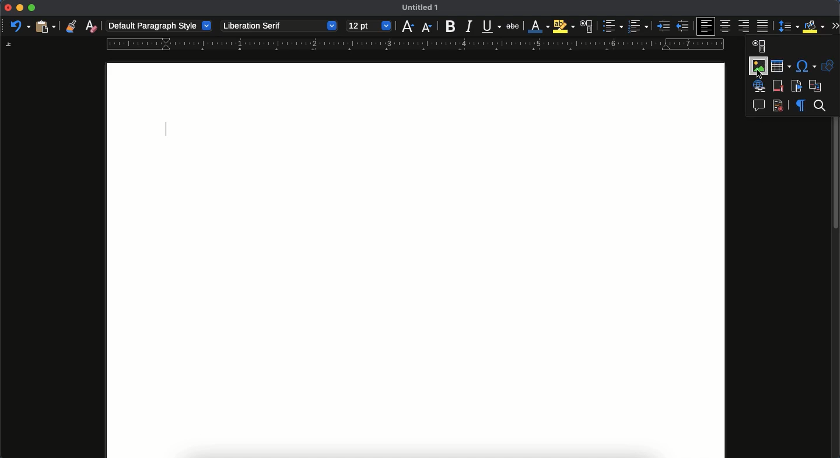 The height and width of the screenshot is (458, 840). Describe the element at coordinates (786, 26) in the screenshot. I see `paragraph spacing` at that location.